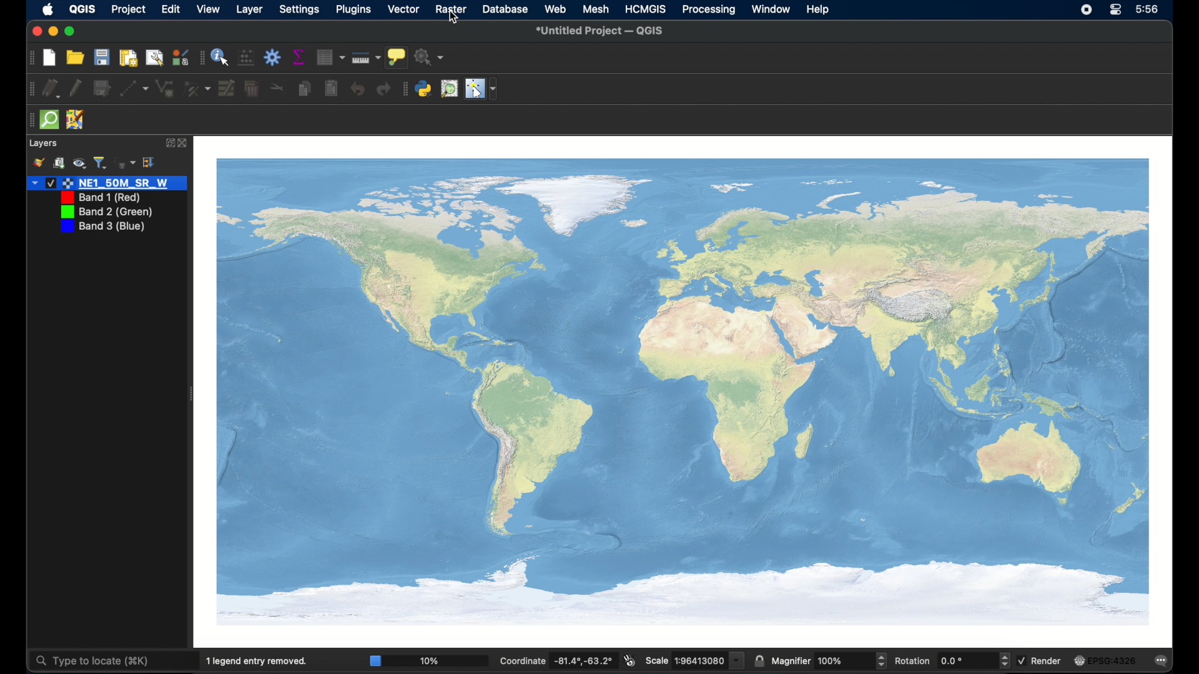 The height and width of the screenshot is (674, 1199). I want to click on time, so click(1147, 9).